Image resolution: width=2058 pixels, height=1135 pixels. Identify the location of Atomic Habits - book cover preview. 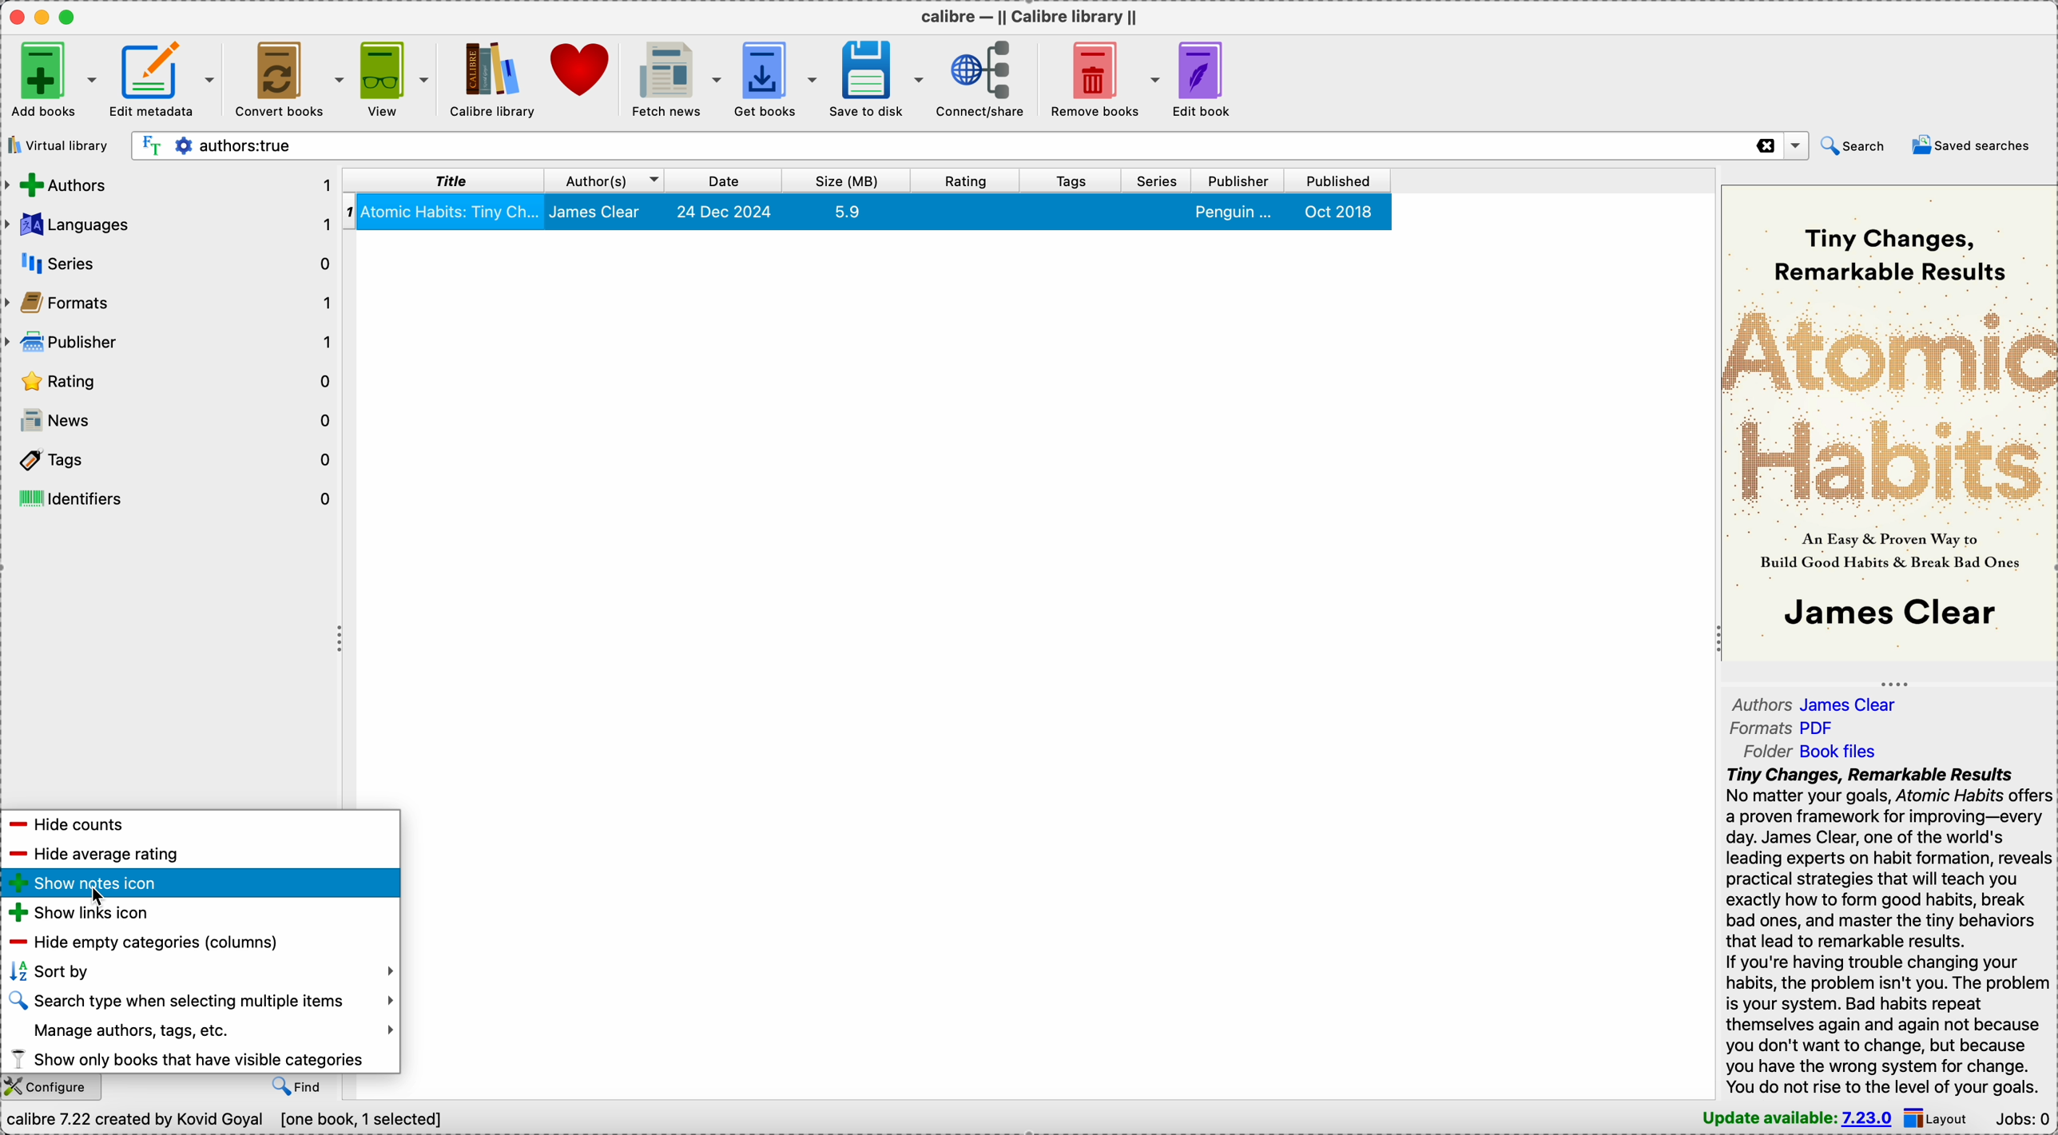
(1889, 425).